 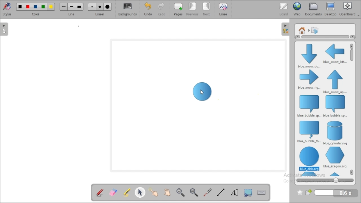 I want to click on add to favorites, so click(x=300, y=193).